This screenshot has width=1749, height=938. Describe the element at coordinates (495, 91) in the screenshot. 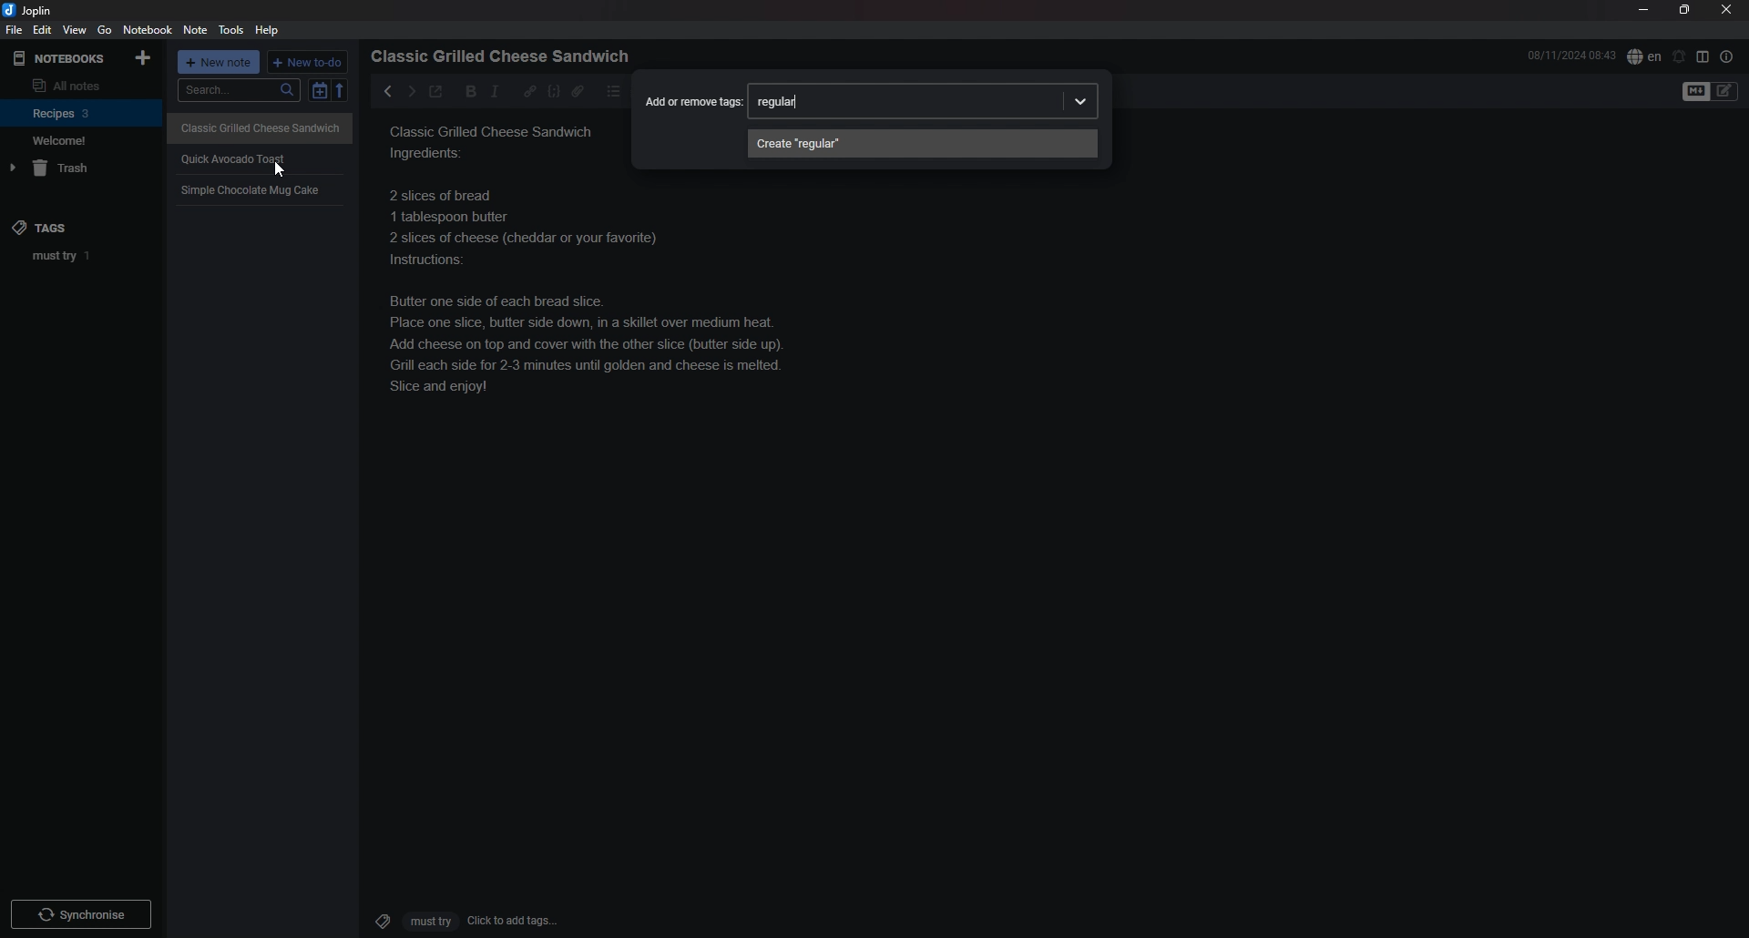

I see `italic` at that location.